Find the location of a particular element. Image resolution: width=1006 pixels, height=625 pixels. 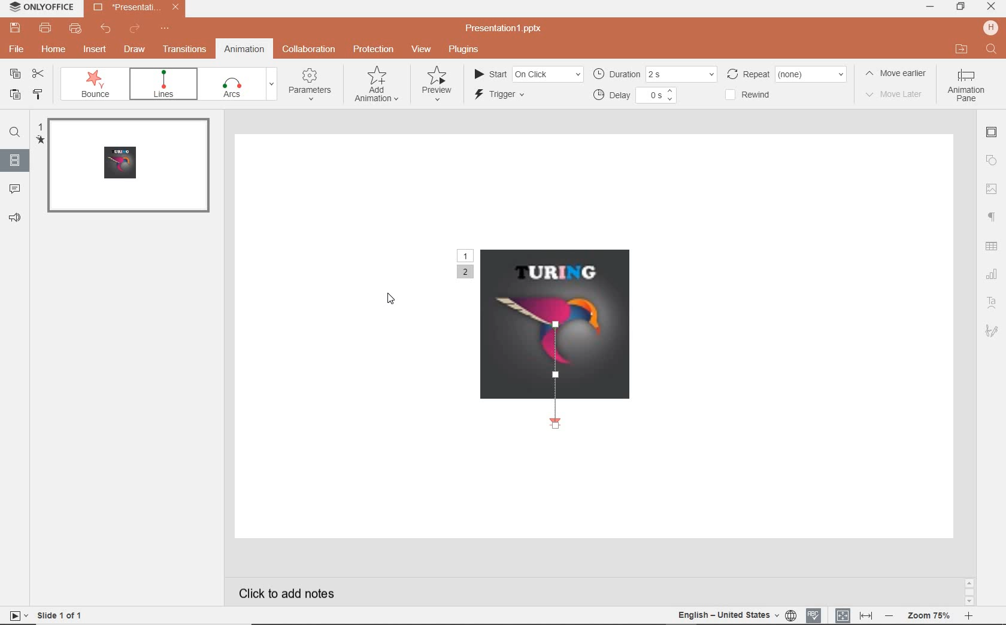

move later is located at coordinates (896, 95).